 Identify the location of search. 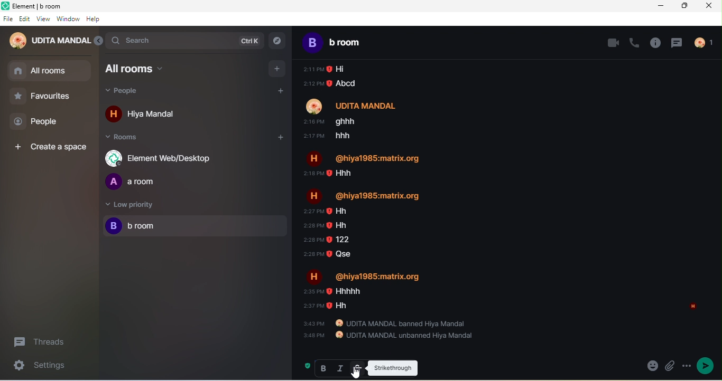
(185, 40).